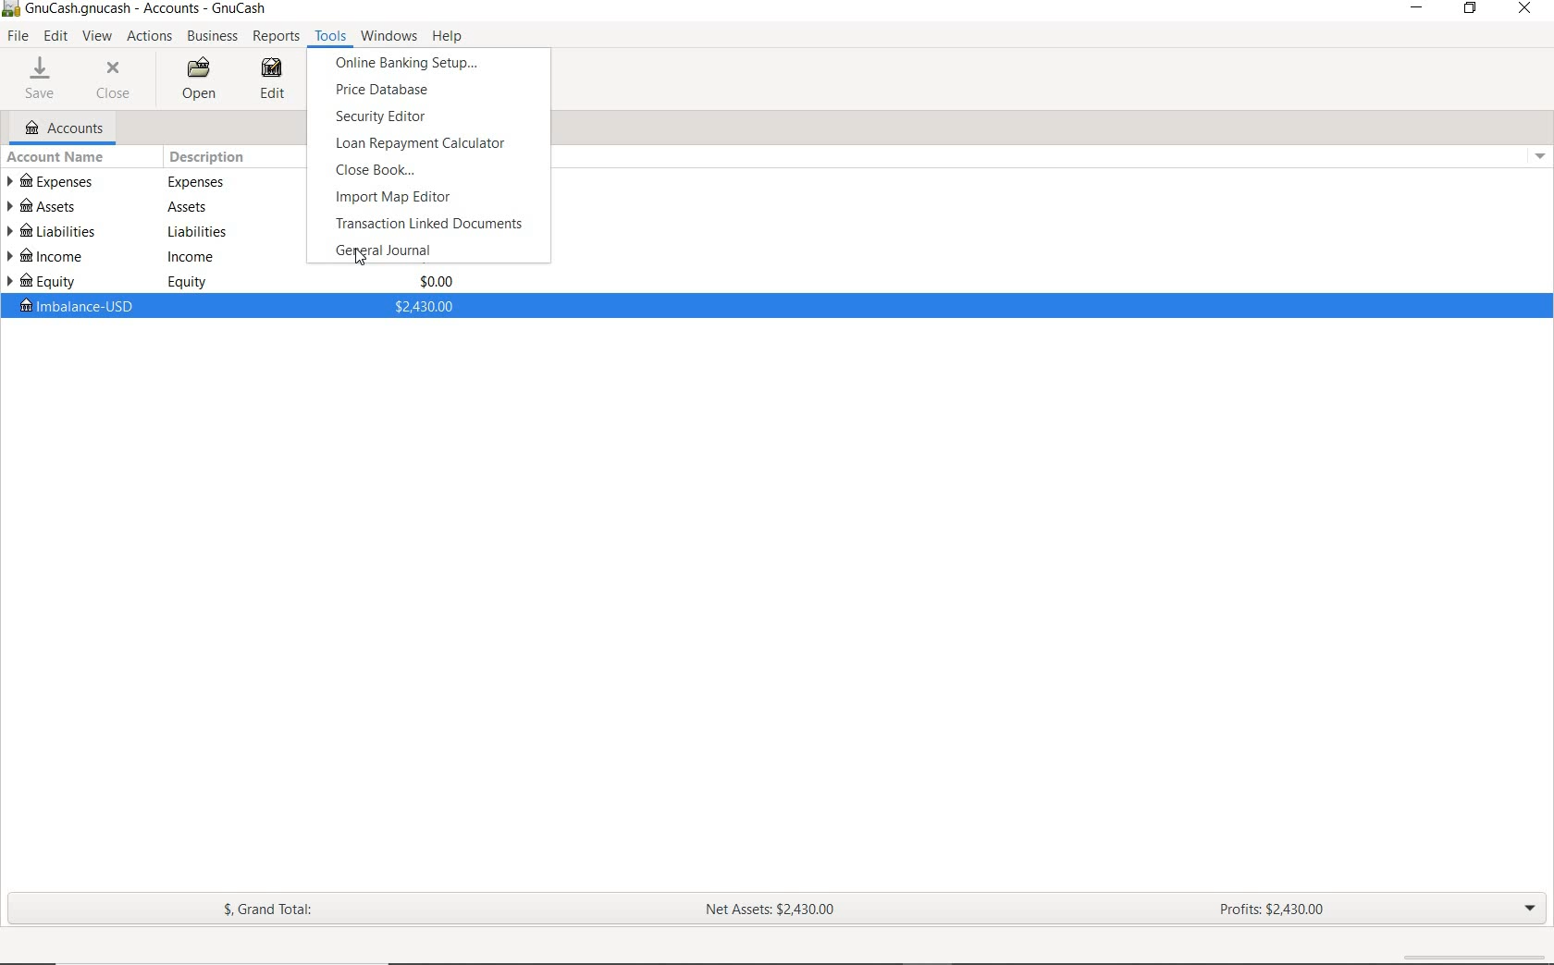 This screenshot has width=1554, height=965. I want to click on PRICE DATABASE, so click(432, 91).